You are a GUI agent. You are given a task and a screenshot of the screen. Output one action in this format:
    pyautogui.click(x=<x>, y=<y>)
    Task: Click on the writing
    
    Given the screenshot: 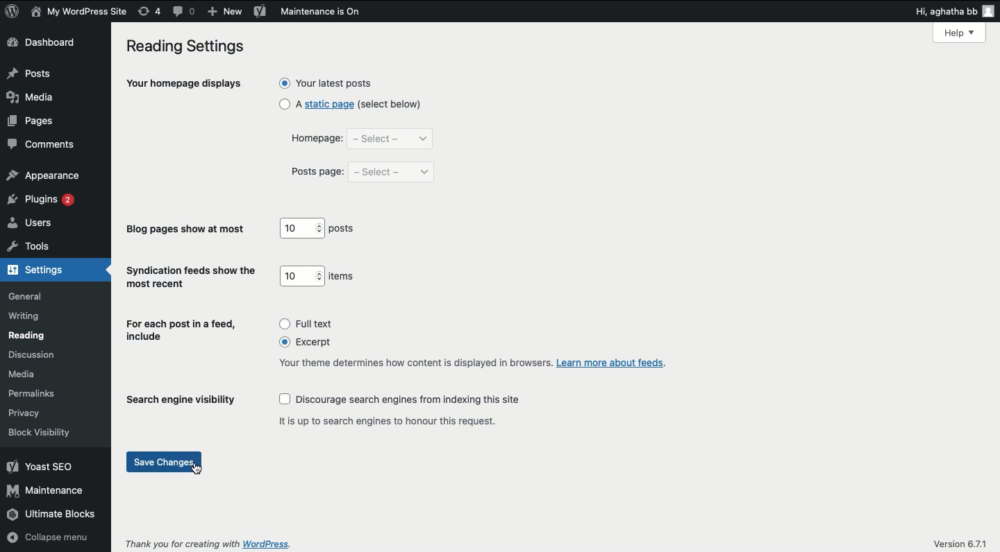 What is the action you would take?
    pyautogui.click(x=25, y=316)
    